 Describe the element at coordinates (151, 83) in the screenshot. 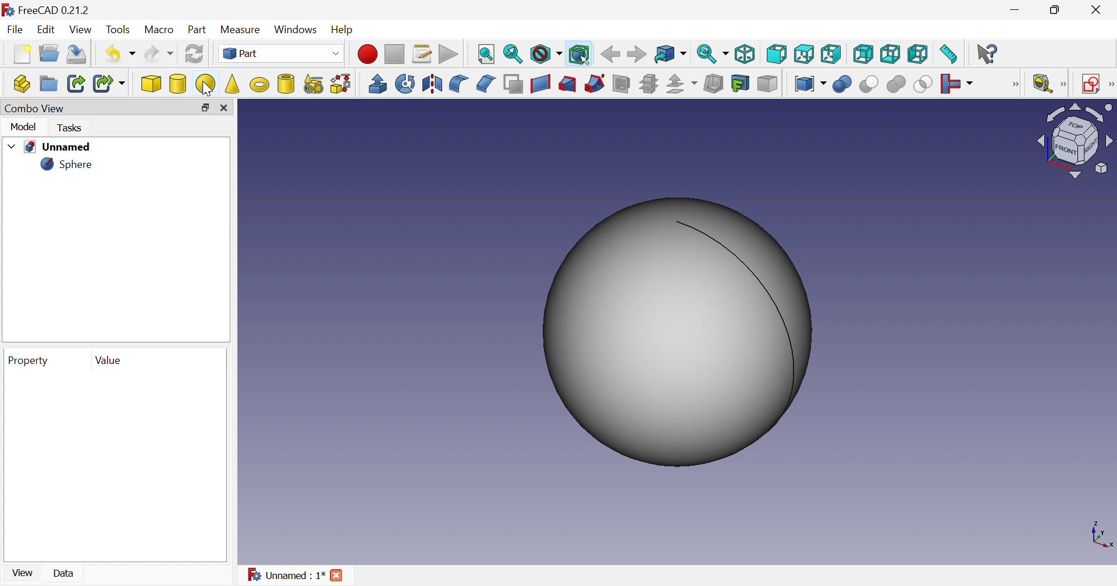

I see `Cube` at that location.